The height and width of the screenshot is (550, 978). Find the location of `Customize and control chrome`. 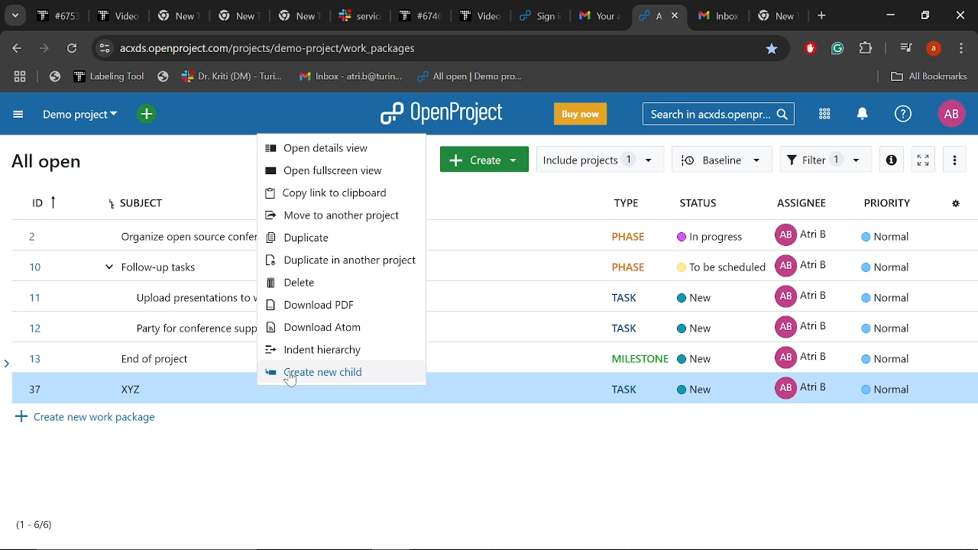

Customize and control chrome is located at coordinates (961, 49).